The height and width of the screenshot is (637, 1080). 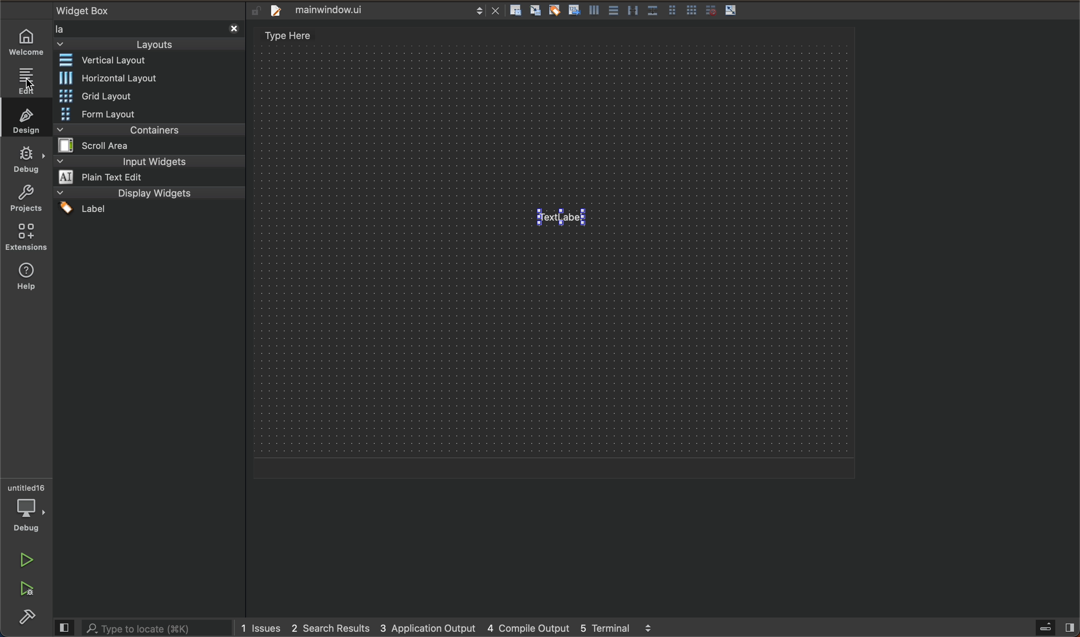 What do you see at coordinates (24, 158) in the screenshot?
I see `debug` at bounding box center [24, 158].